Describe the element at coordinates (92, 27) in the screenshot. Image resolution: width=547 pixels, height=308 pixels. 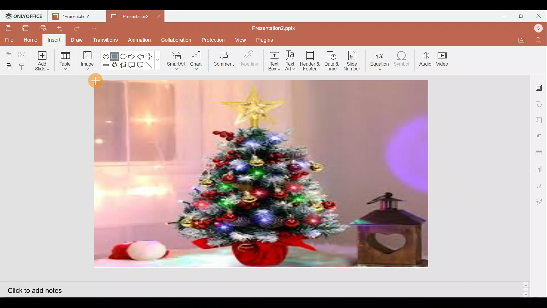
I see `Customize quick access toolbar` at that location.